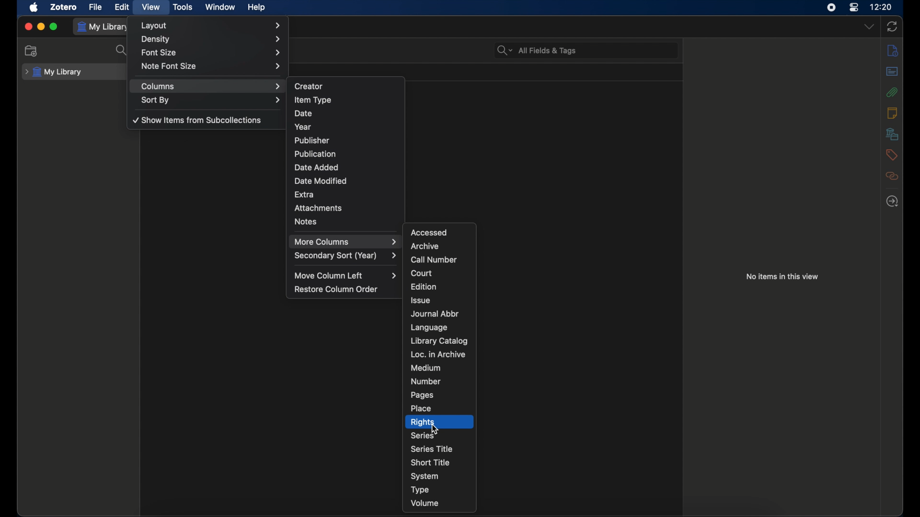  I want to click on notes, so click(305, 222).